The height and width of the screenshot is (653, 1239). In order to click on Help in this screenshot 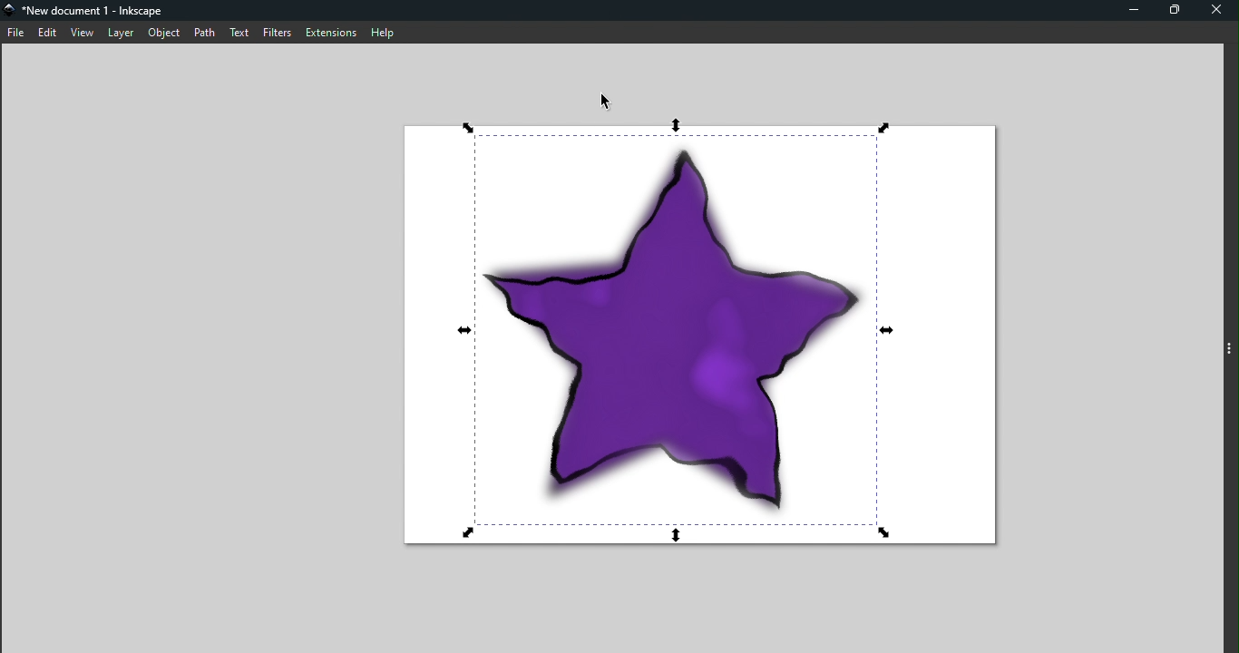, I will do `click(382, 31)`.